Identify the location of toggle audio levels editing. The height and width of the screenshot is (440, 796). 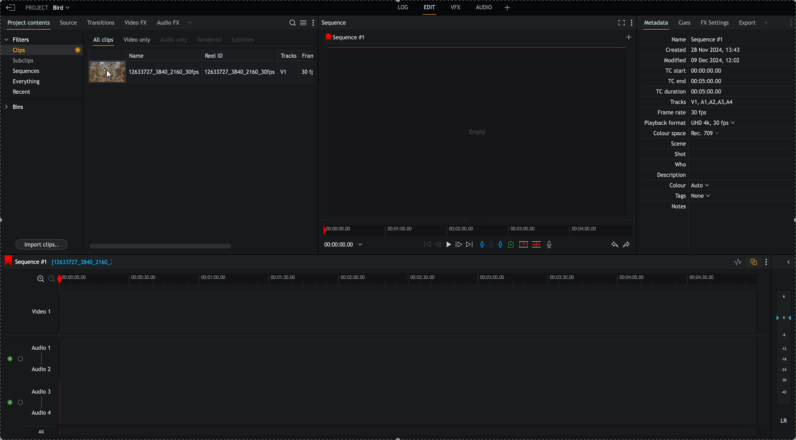
(736, 262).